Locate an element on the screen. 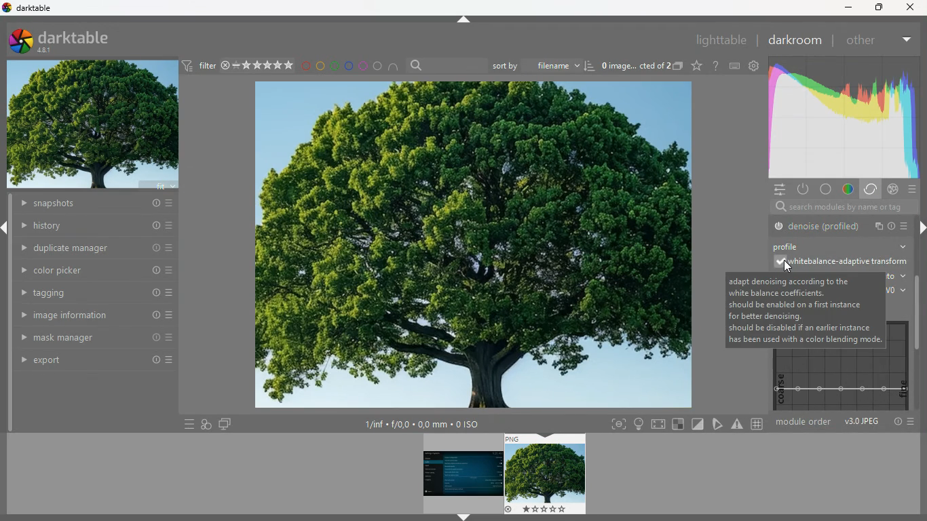 The image size is (927, 521). color picker is located at coordinates (90, 269).